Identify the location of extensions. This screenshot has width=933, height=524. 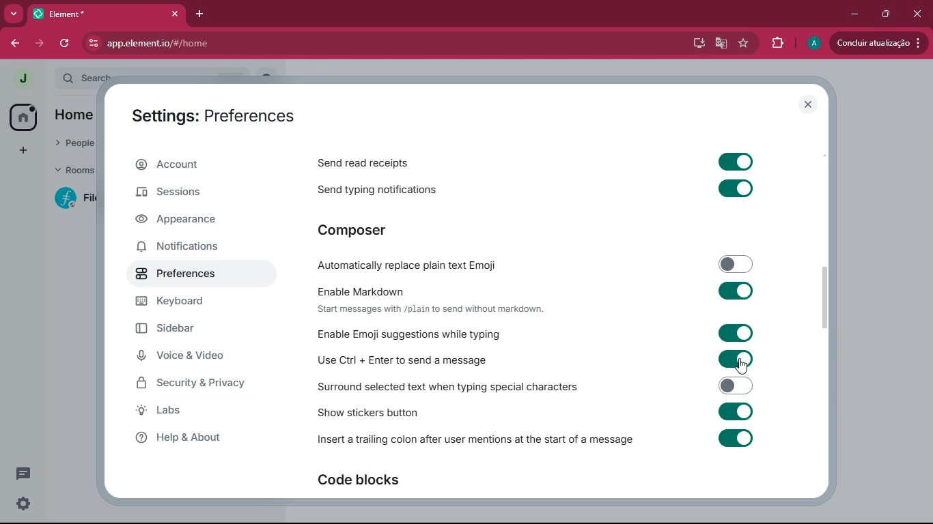
(777, 43).